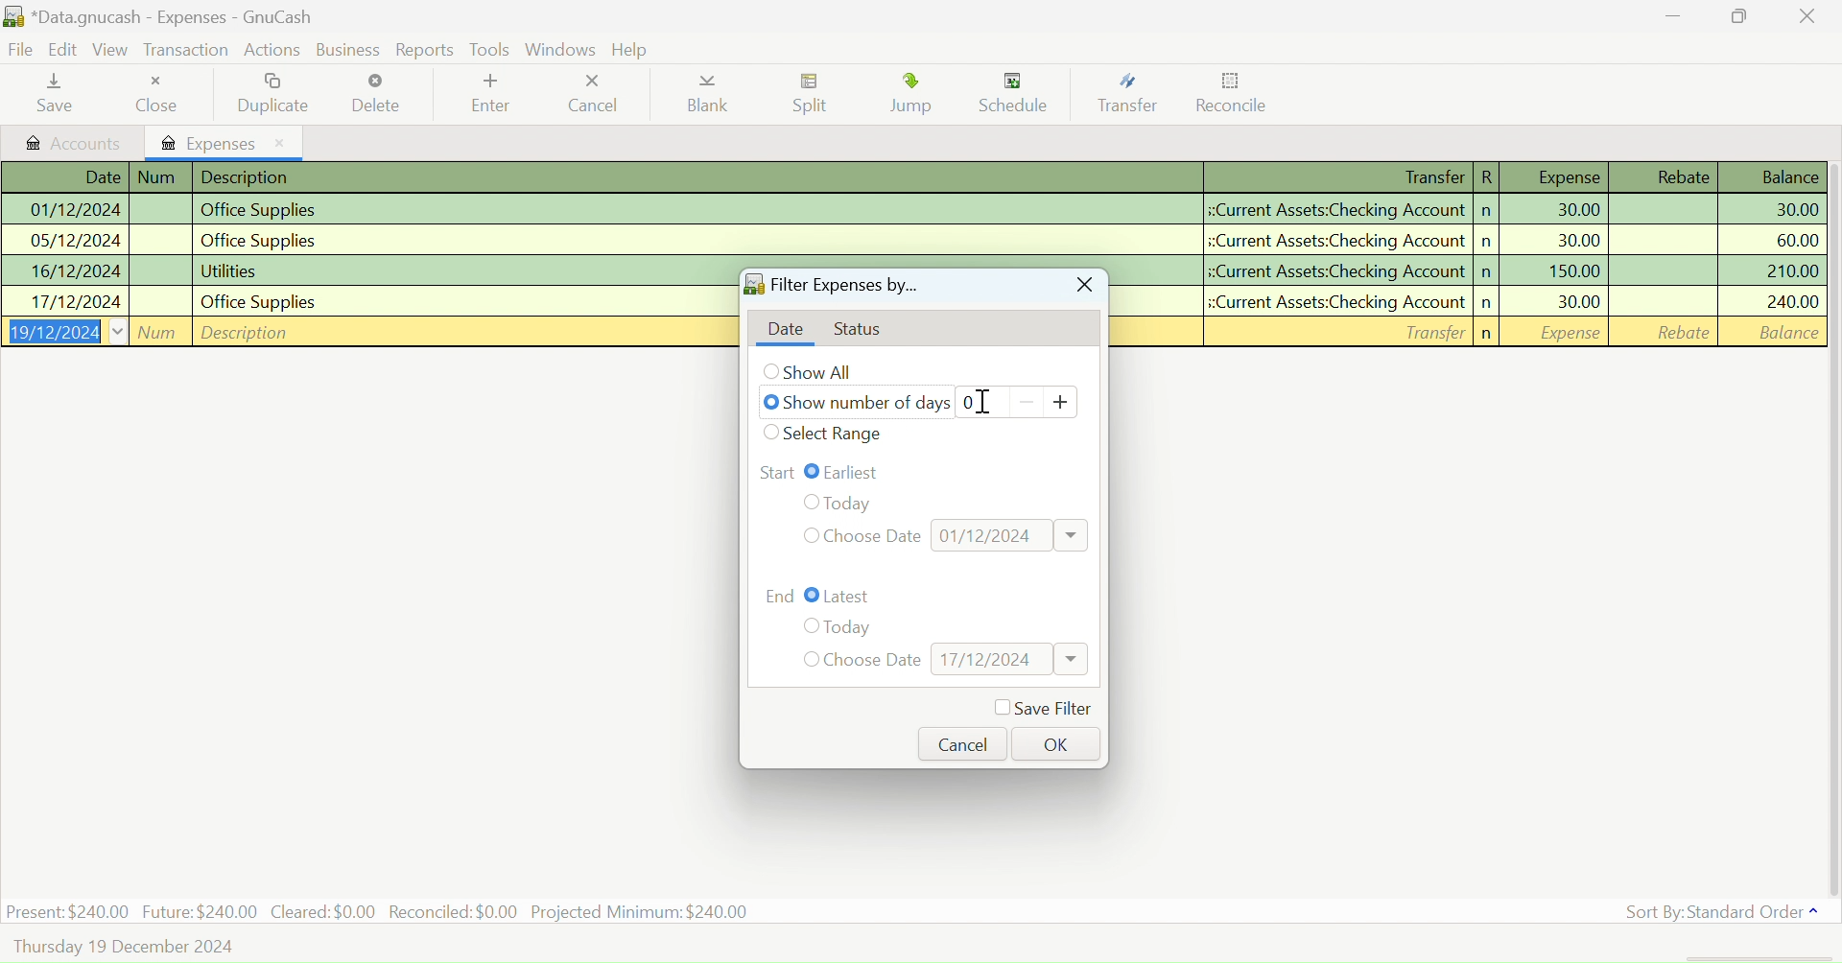 The image size is (1842, 963). What do you see at coordinates (837, 435) in the screenshot?
I see `Select Date Range` at bounding box center [837, 435].